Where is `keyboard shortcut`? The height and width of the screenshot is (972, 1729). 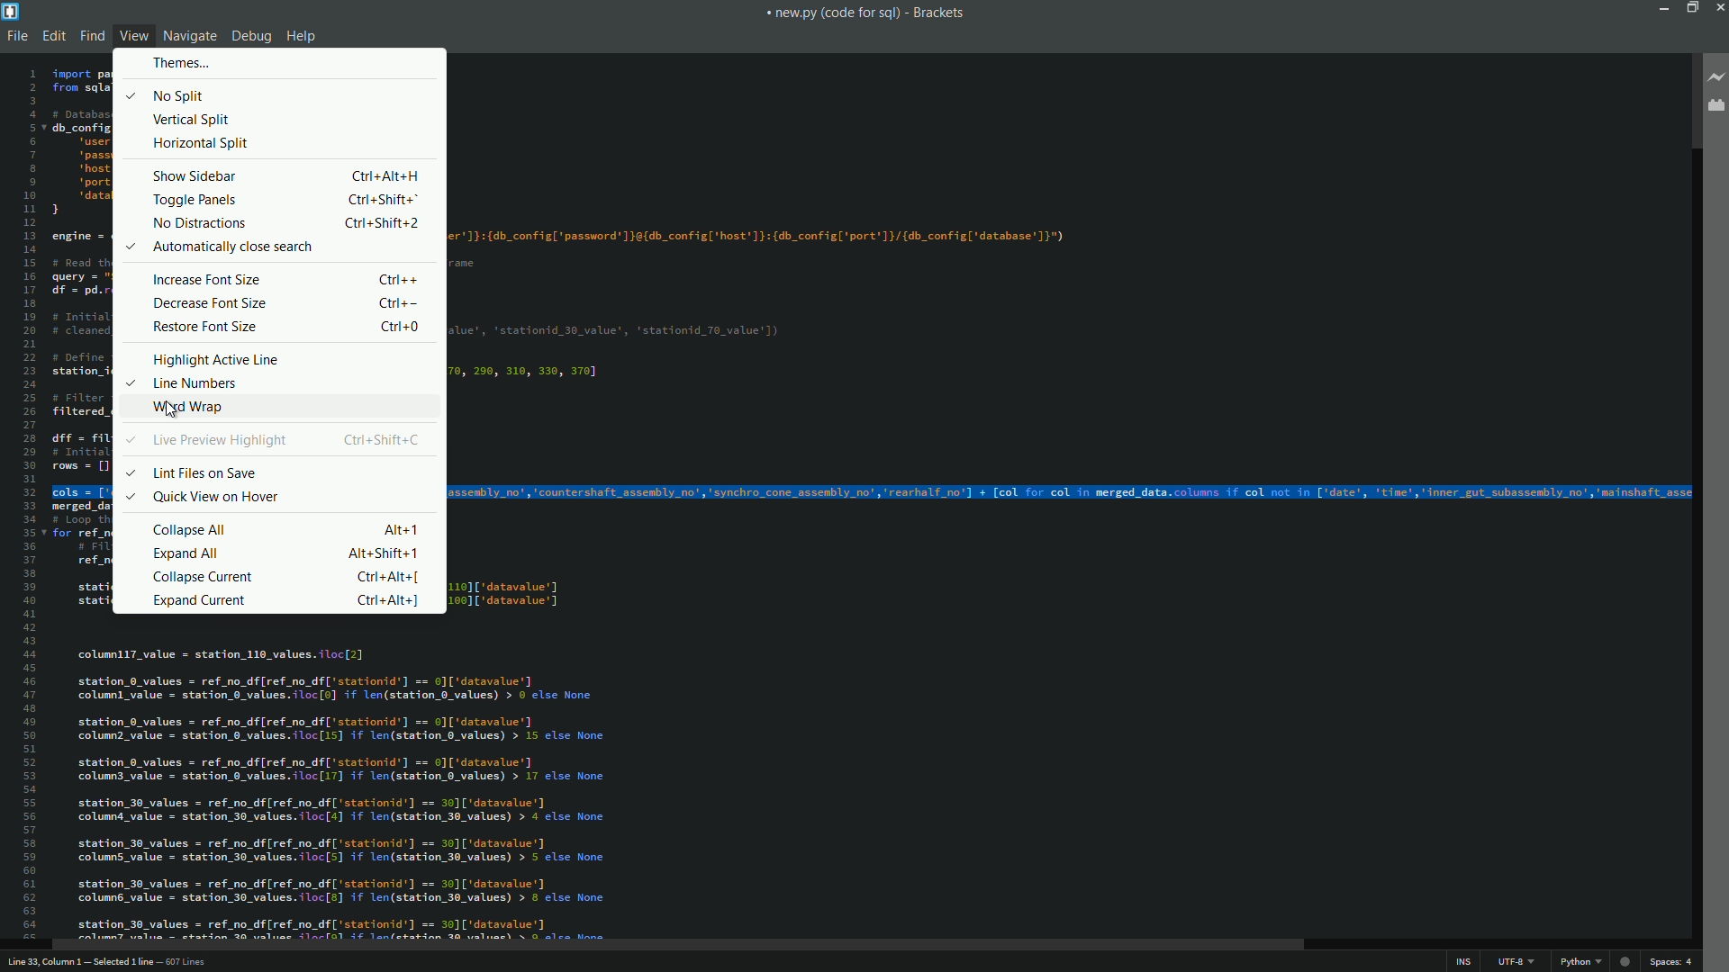 keyboard shortcut is located at coordinates (385, 553).